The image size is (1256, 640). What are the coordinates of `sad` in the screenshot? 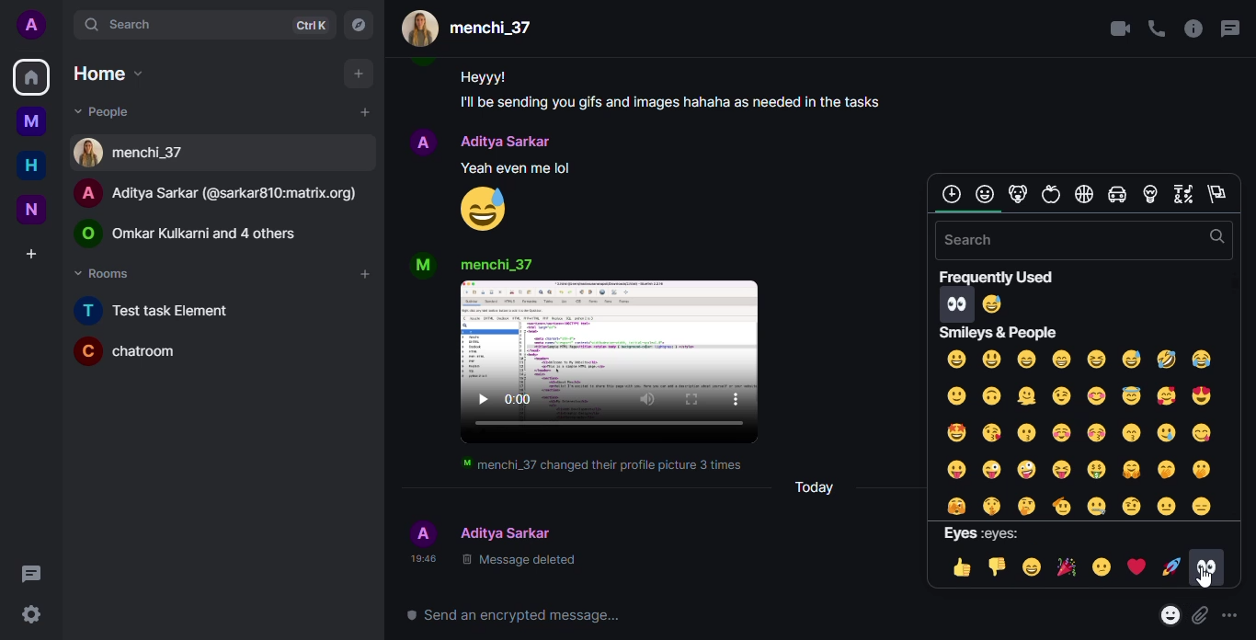 It's located at (1098, 567).